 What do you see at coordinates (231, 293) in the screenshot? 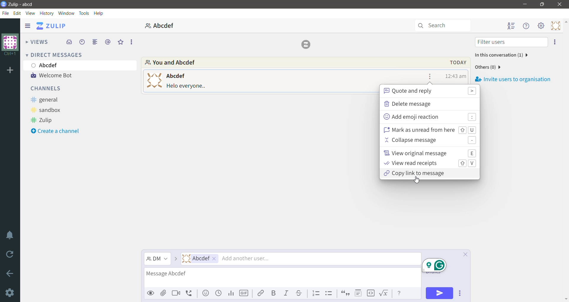
I see `Add Poll` at bounding box center [231, 293].